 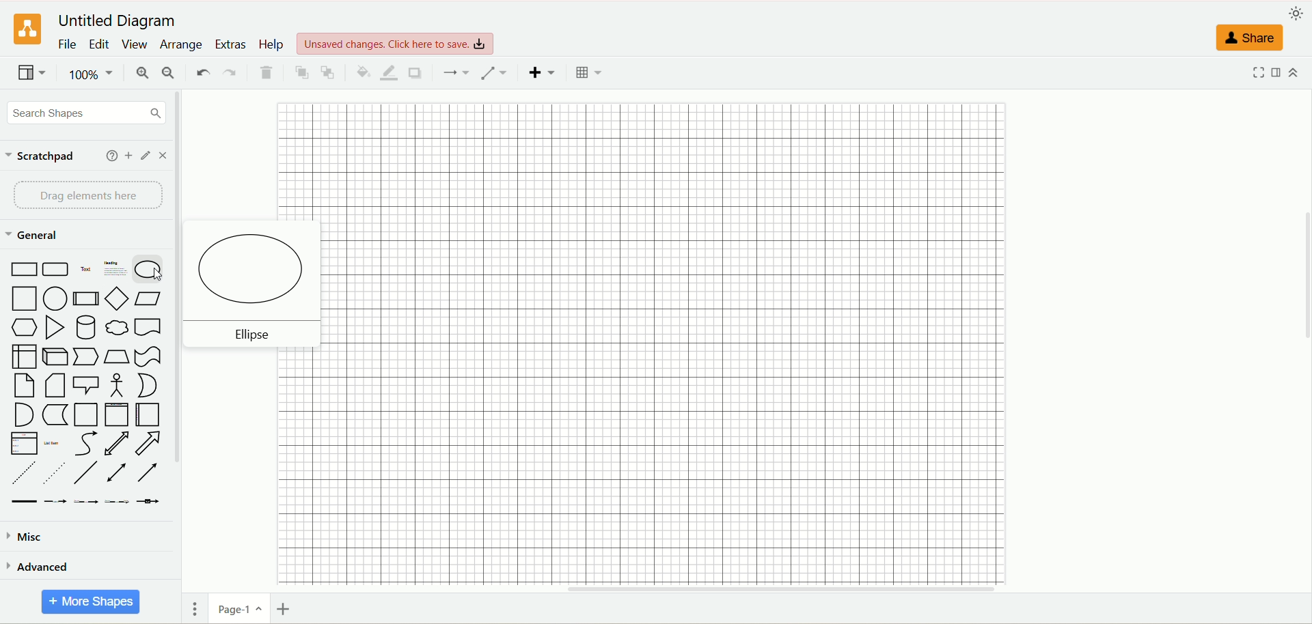 I want to click on appearance, so click(x=1298, y=13).